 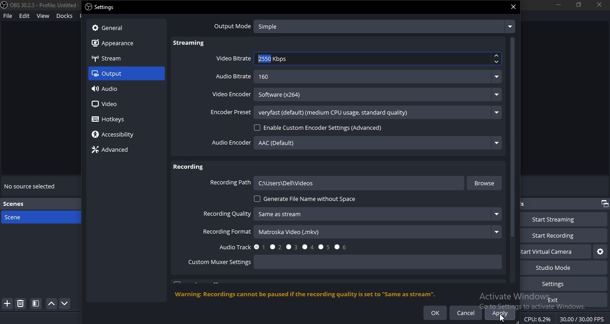 I want to click on generate file name without space, so click(x=306, y=200).